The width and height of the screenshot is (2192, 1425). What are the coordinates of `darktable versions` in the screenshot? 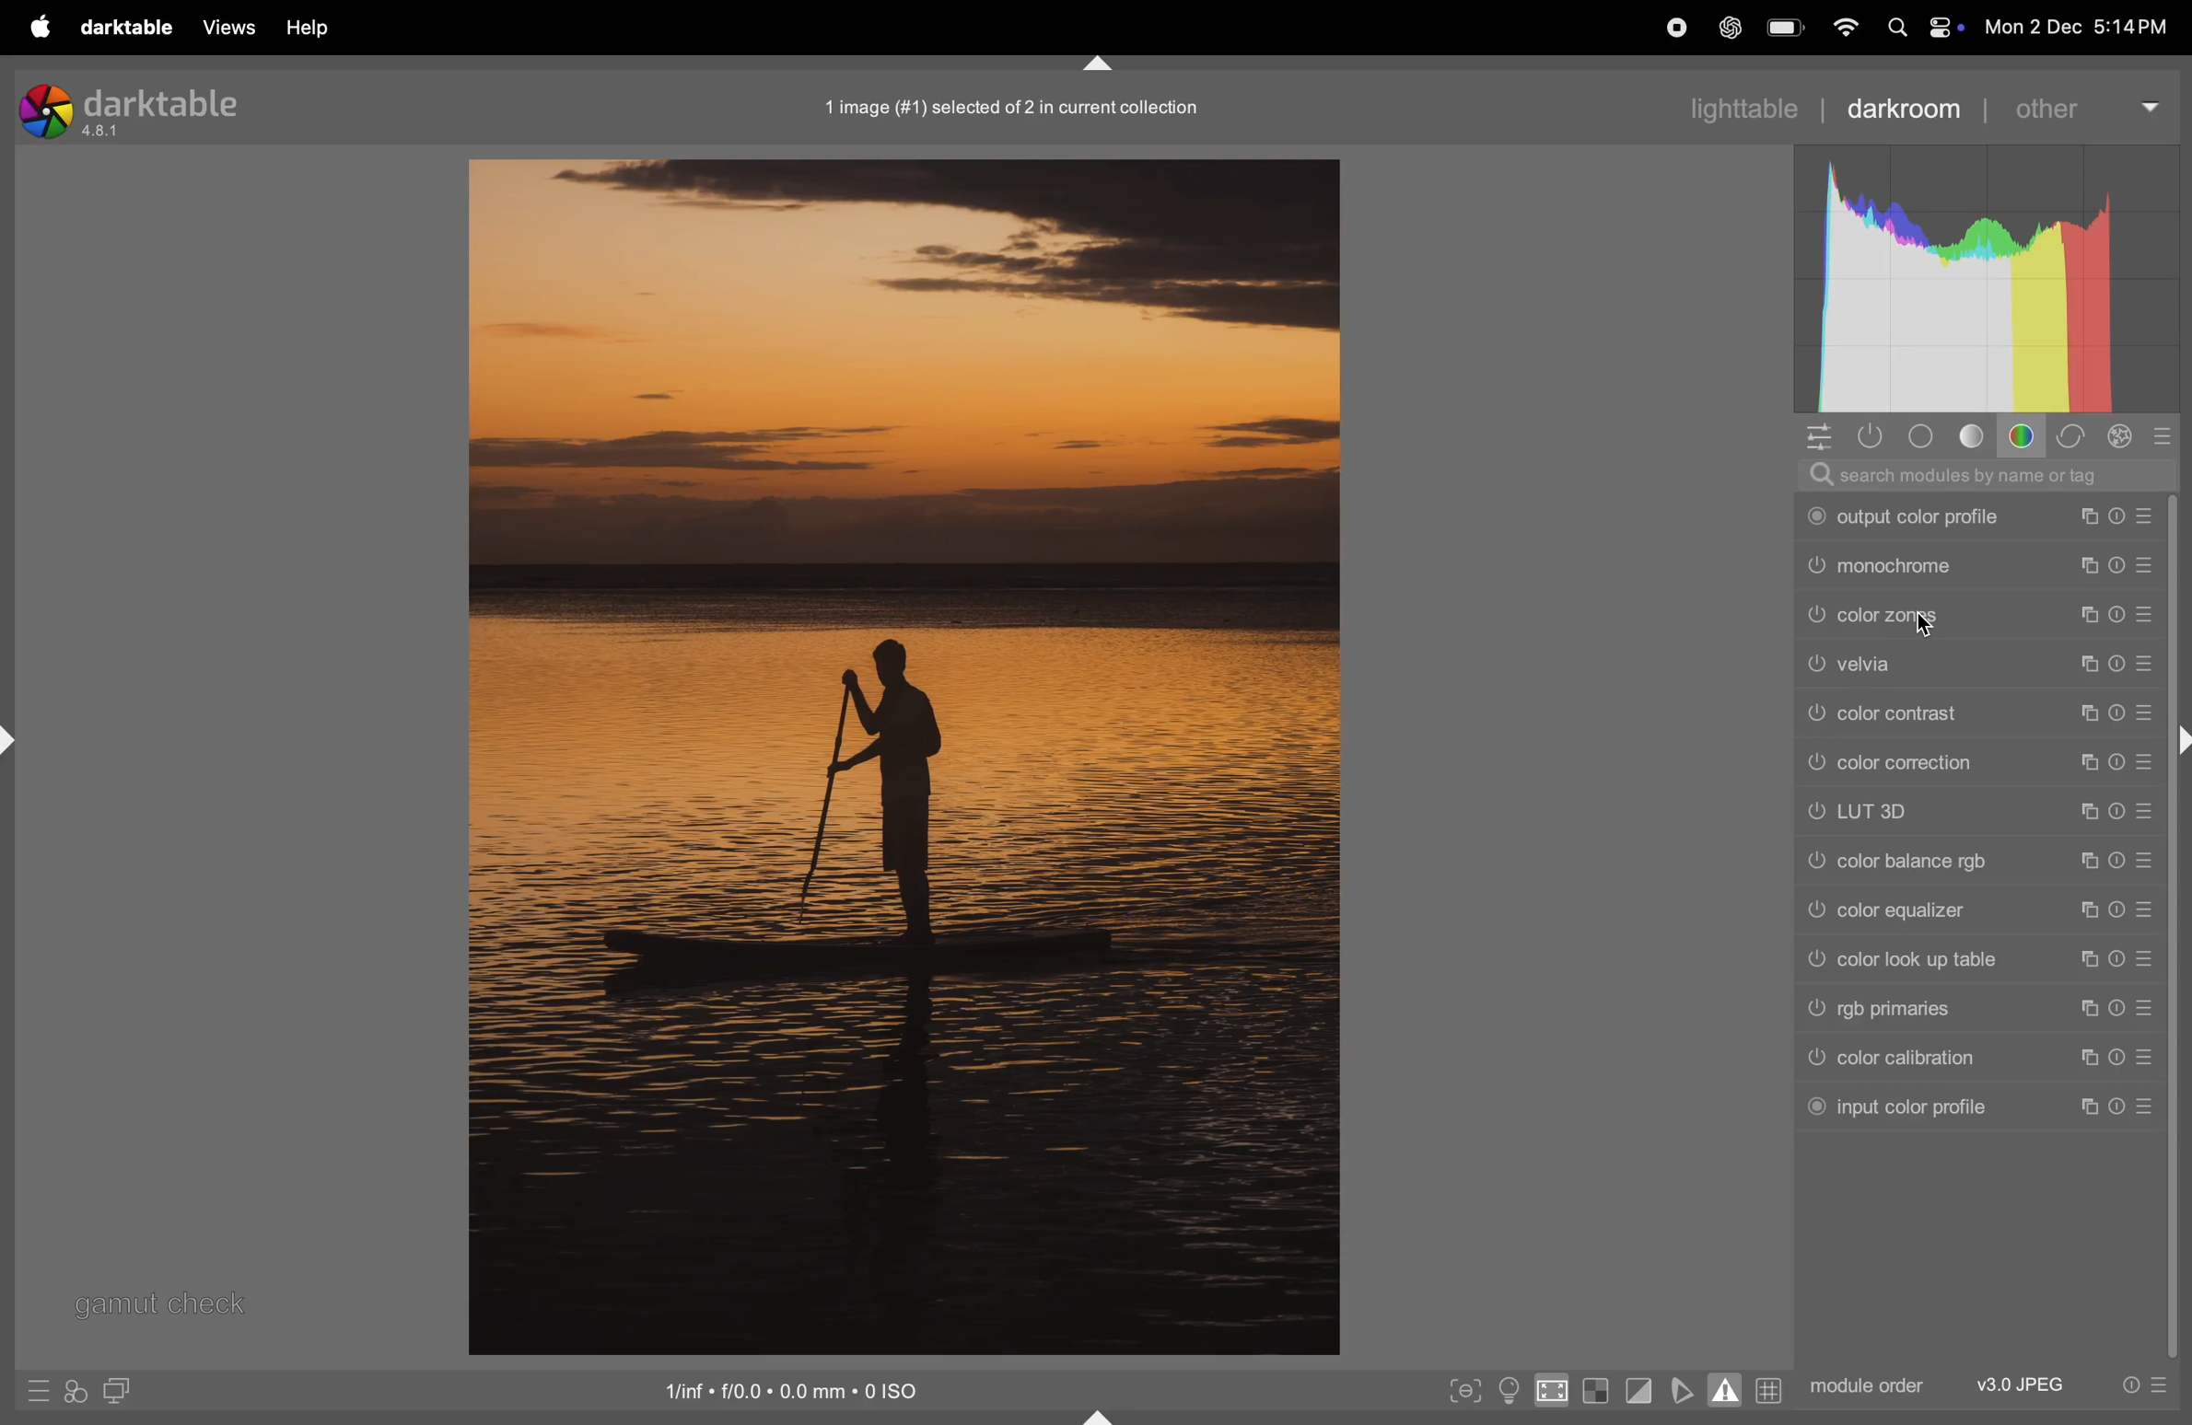 It's located at (140, 109).